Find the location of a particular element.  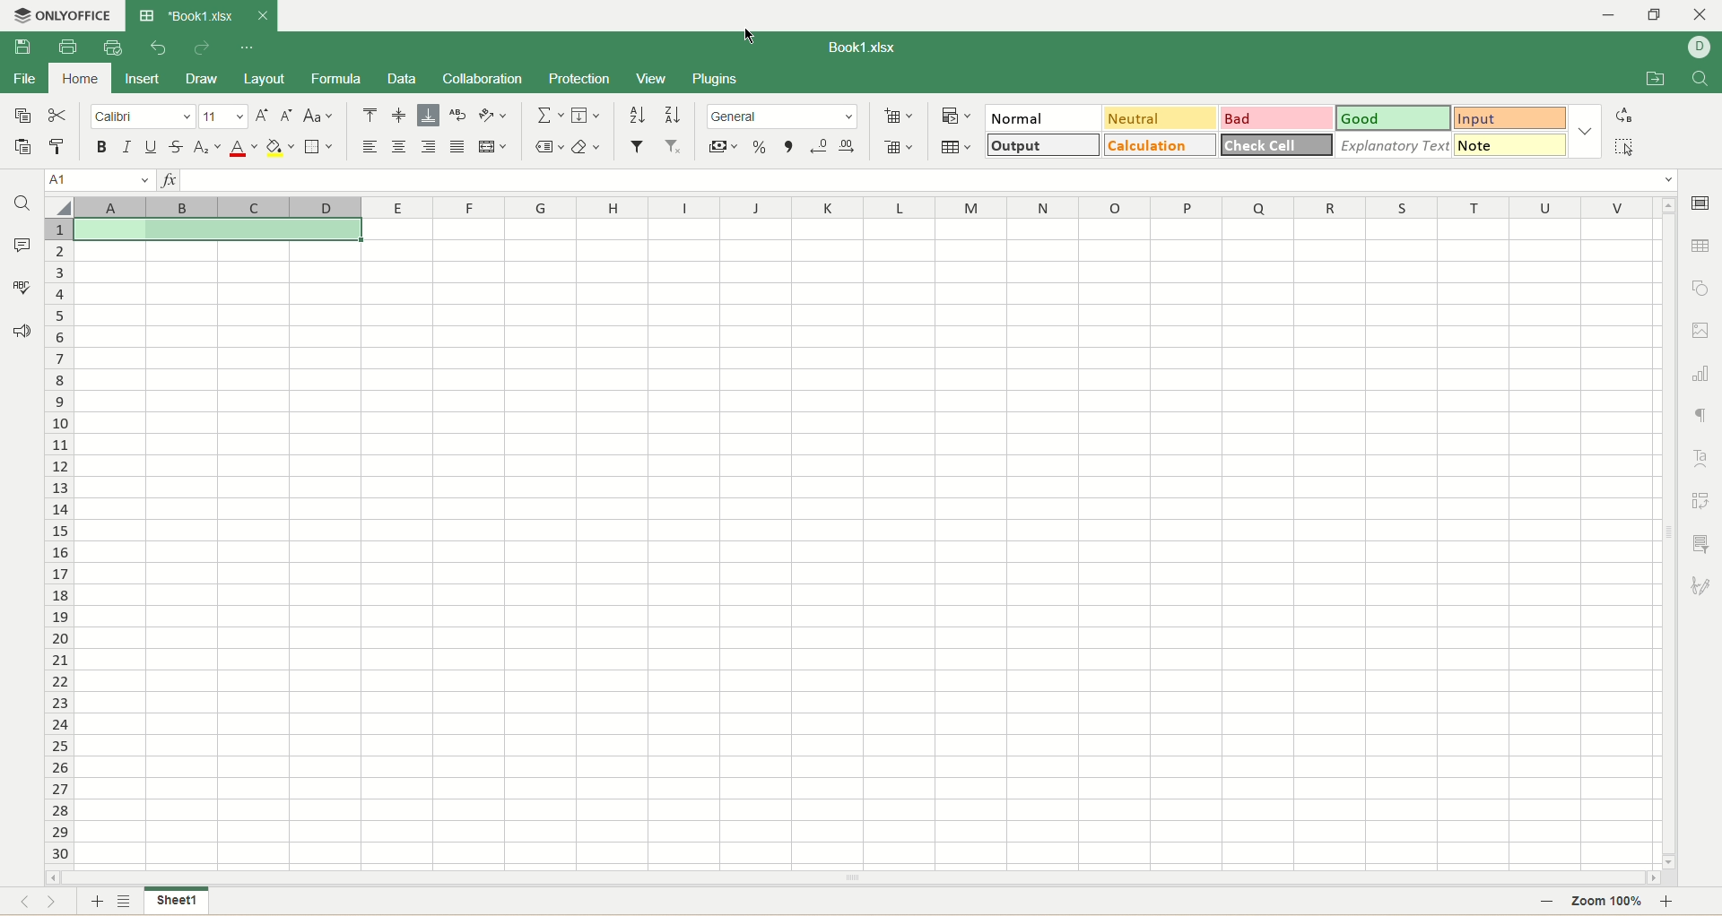

align center is located at coordinates (399, 149).